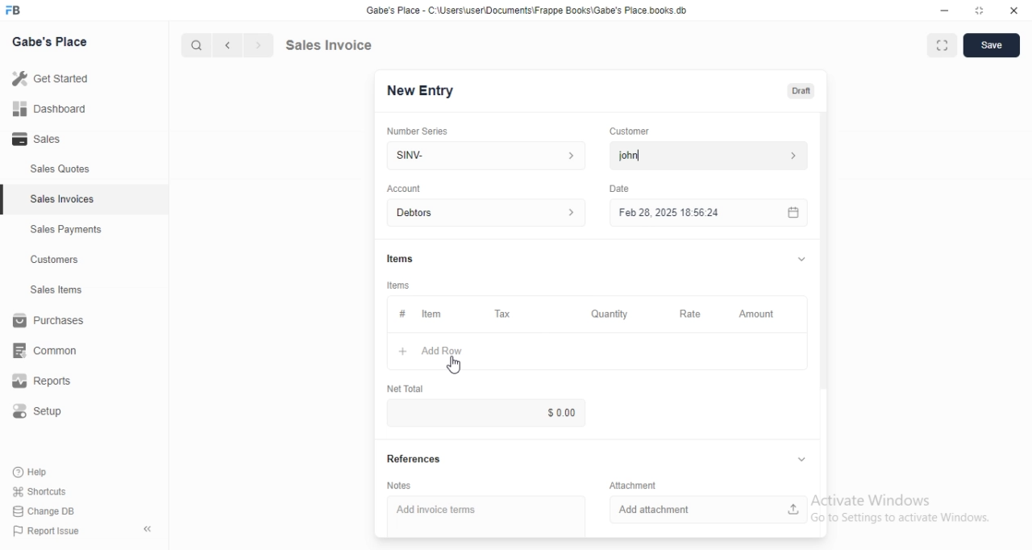  Describe the element at coordinates (56, 114) in the screenshot. I see `all Dashboard` at that location.